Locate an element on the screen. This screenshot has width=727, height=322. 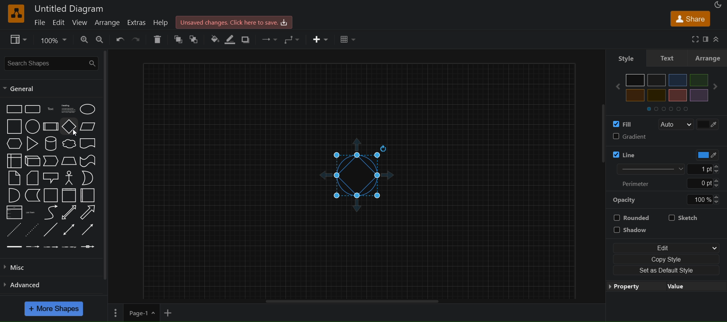
style is located at coordinates (621, 57).